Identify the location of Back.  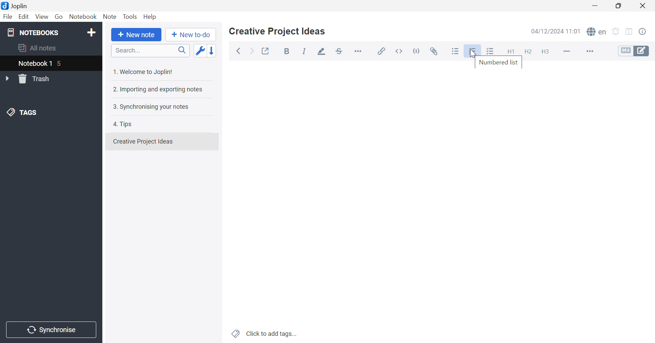
(240, 50).